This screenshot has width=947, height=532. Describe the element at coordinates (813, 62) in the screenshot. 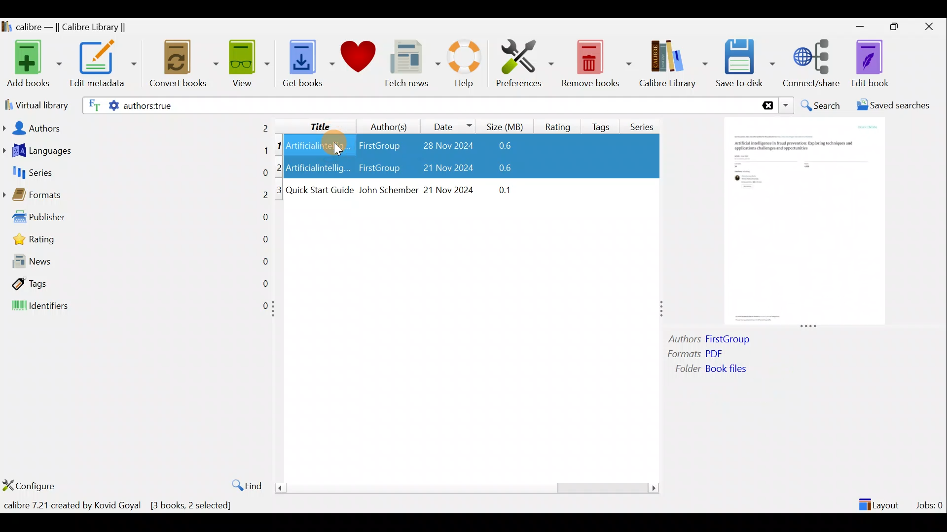

I see `Connect/share` at that location.